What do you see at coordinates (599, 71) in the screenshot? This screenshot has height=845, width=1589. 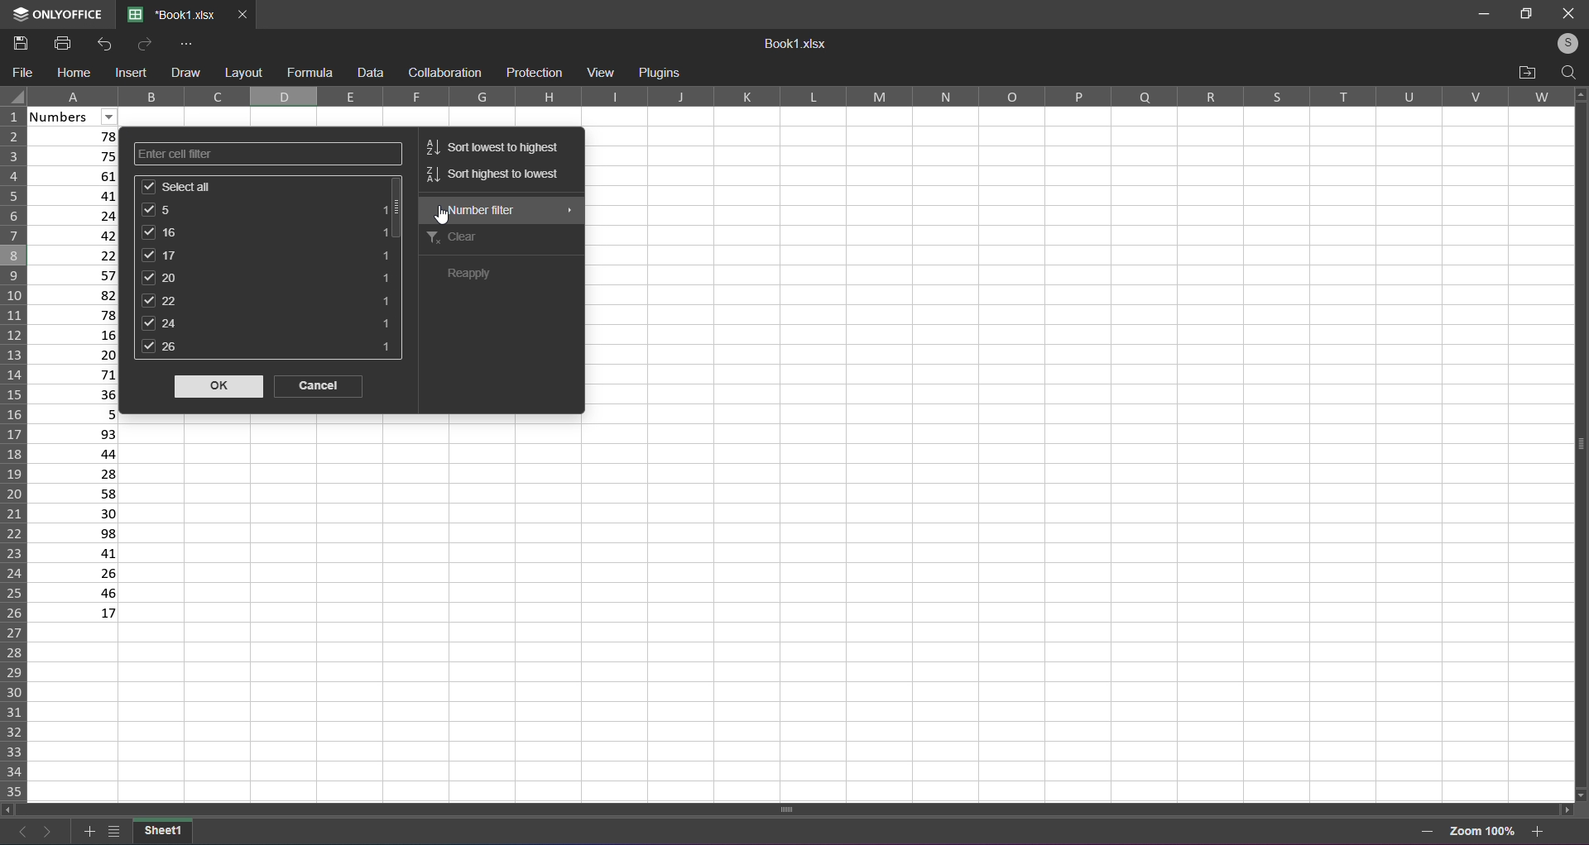 I see `view` at bounding box center [599, 71].